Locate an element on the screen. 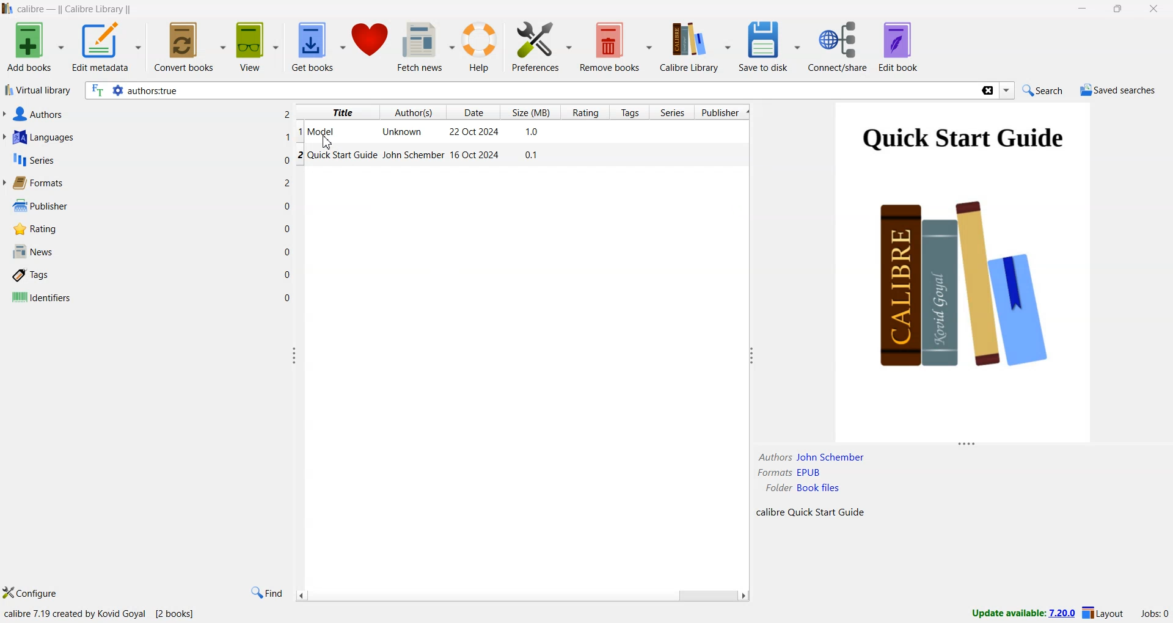 The image size is (1173, 623). customize width is located at coordinates (749, 355).